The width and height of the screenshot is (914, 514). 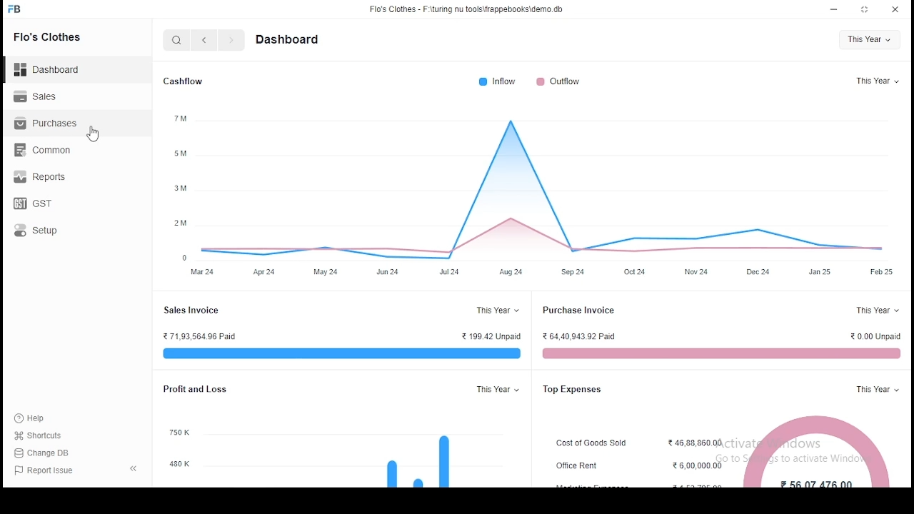 I want to click on top expenses, so click(x=578, y=390).